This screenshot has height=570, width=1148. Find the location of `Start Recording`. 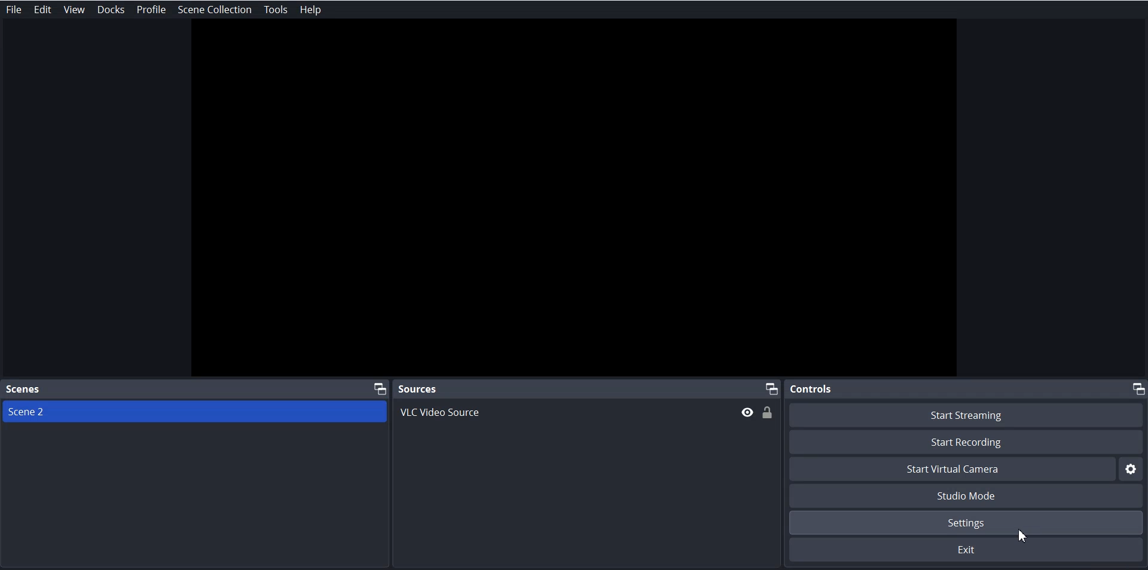

Start Recording is located at coordinates (966, 442).